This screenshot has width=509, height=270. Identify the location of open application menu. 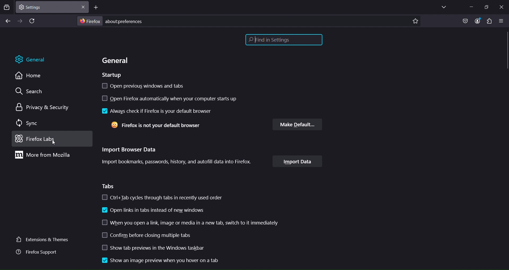
(502, 21).